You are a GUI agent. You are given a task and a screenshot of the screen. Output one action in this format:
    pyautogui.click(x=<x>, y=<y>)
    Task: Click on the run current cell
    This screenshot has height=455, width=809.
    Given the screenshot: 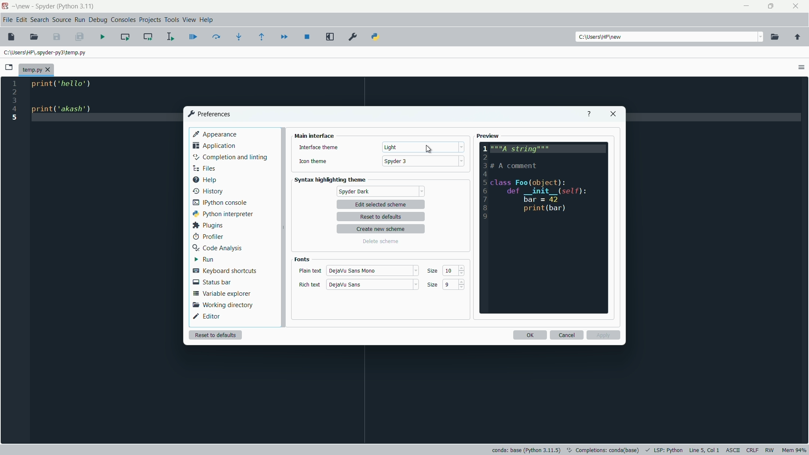 What is the action you would take?
    pyautogui.click(x=125, y=36)
    